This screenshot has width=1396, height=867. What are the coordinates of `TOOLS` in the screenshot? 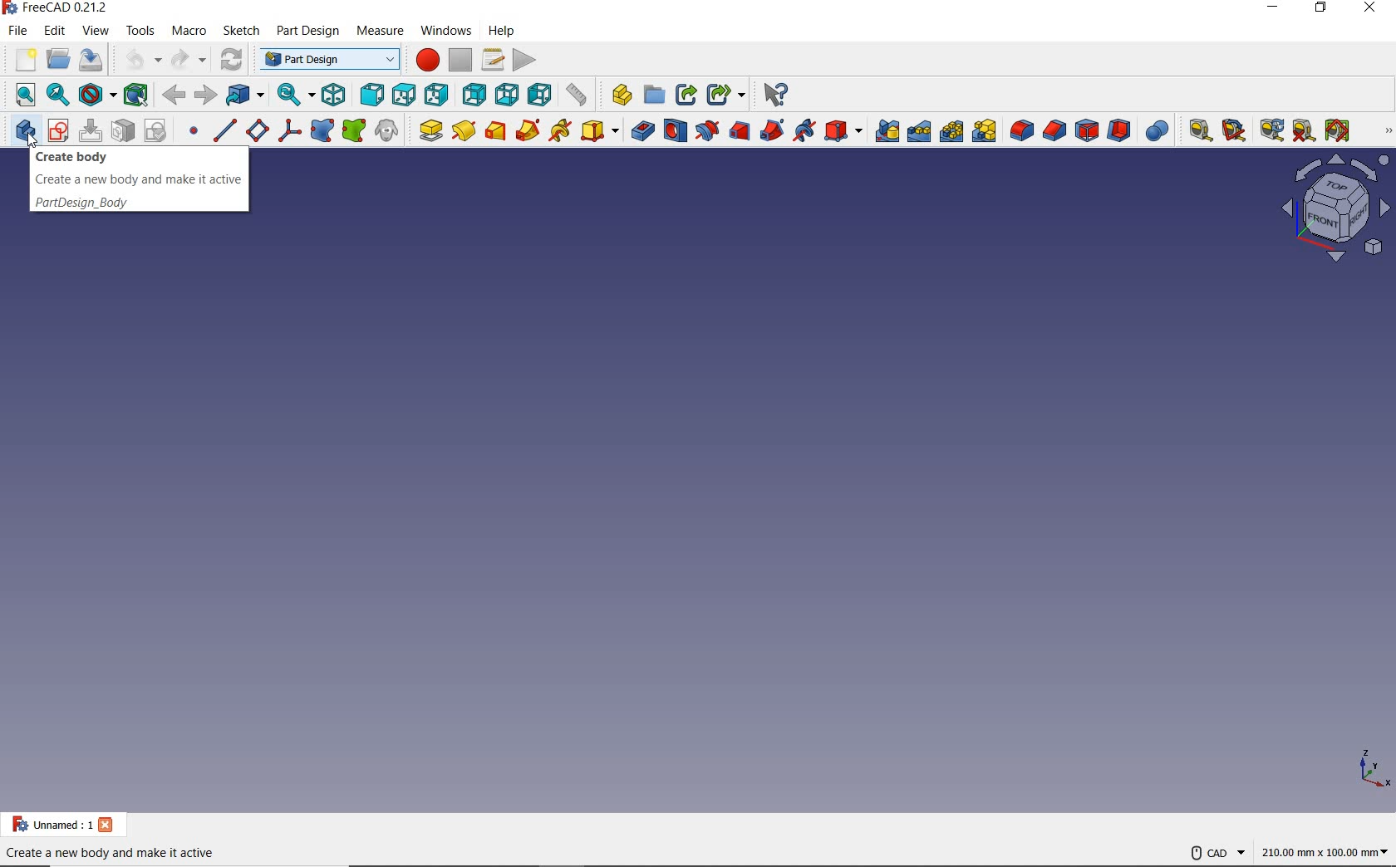 It's located at (140, 29).